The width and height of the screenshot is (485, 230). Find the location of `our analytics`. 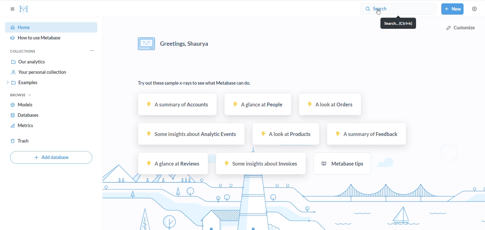

our analytics is located at coordinates (50, 62).